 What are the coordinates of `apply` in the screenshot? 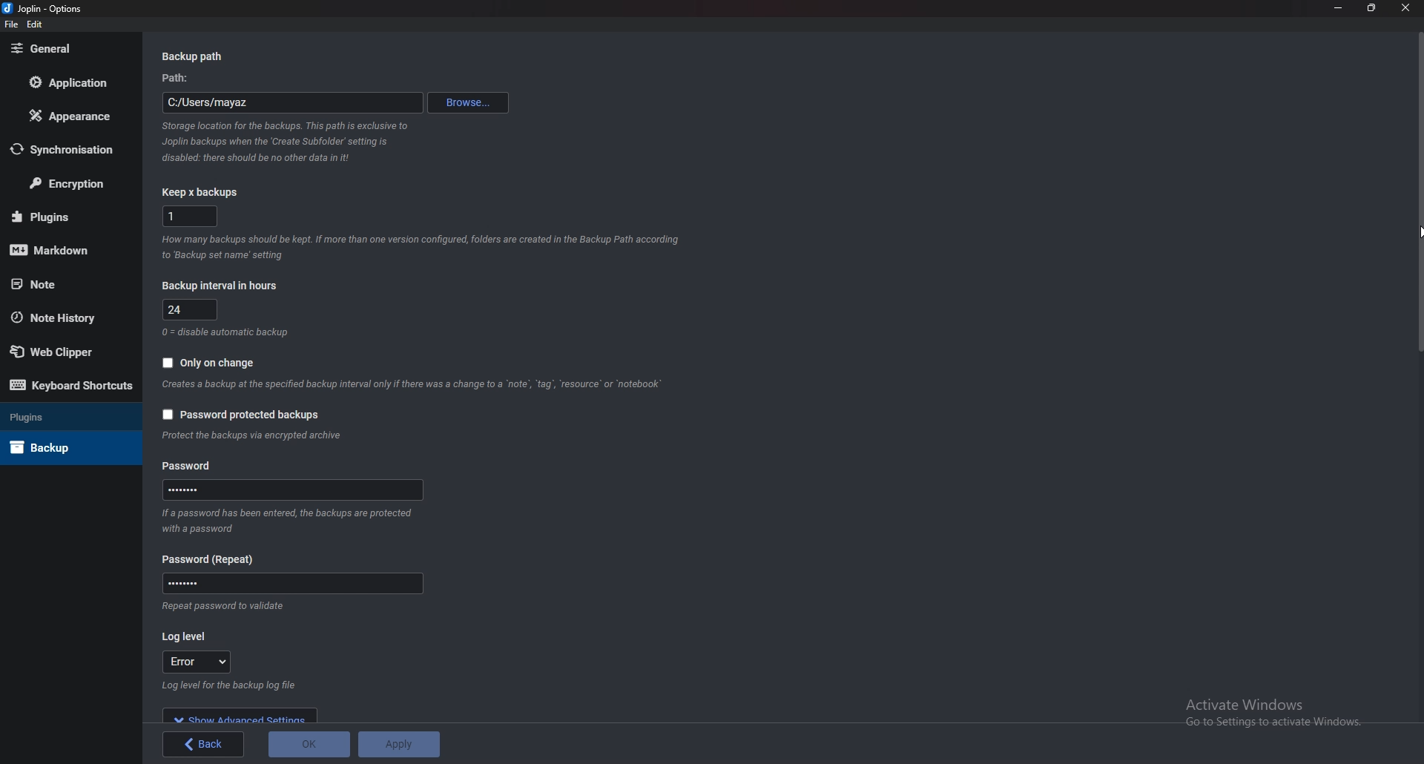 It's located at (401, 745).